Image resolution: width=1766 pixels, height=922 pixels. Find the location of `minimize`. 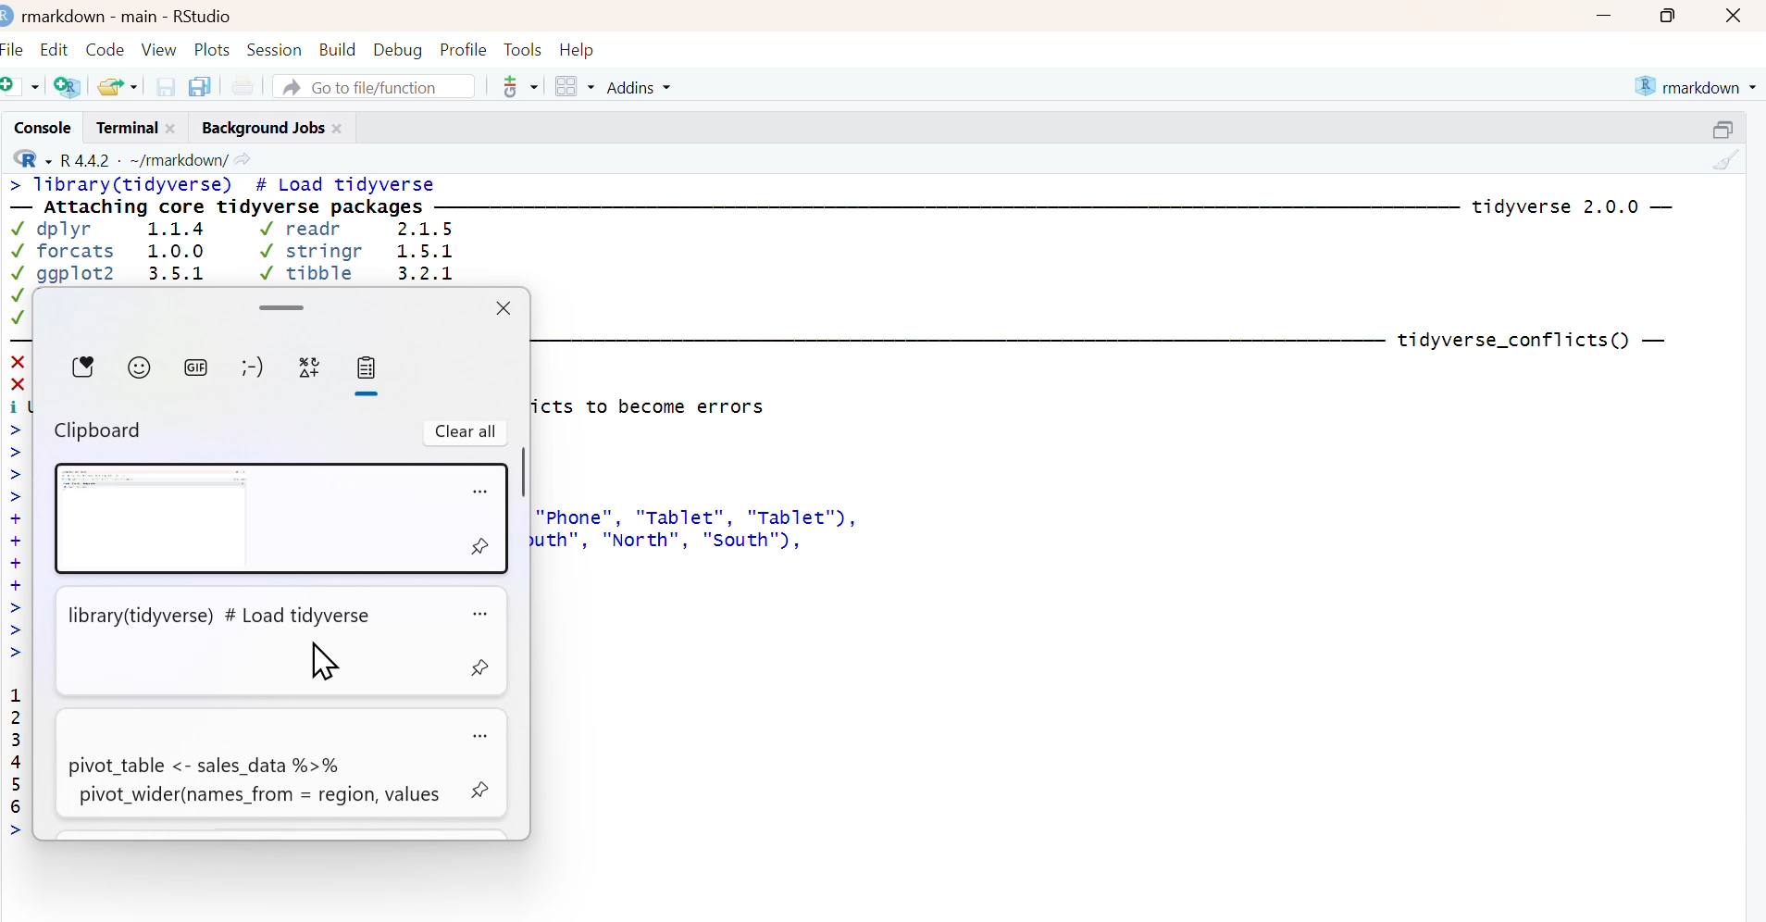

minimize is located at coordinates (1603, 15).